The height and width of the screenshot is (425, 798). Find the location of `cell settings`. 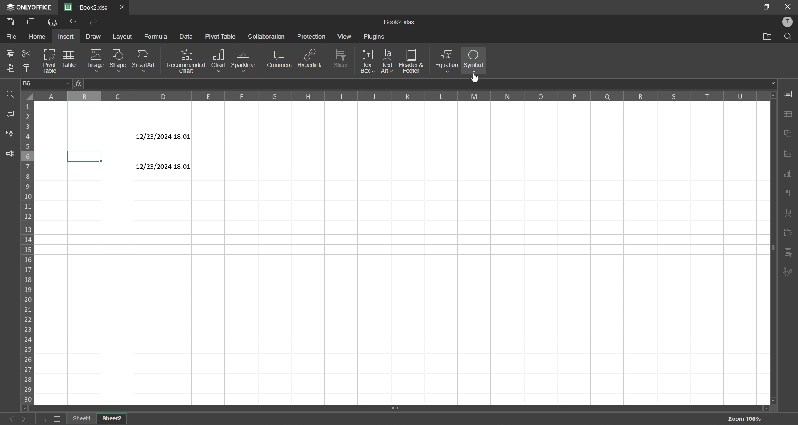

cell settings is located at coordinates (788, 95).